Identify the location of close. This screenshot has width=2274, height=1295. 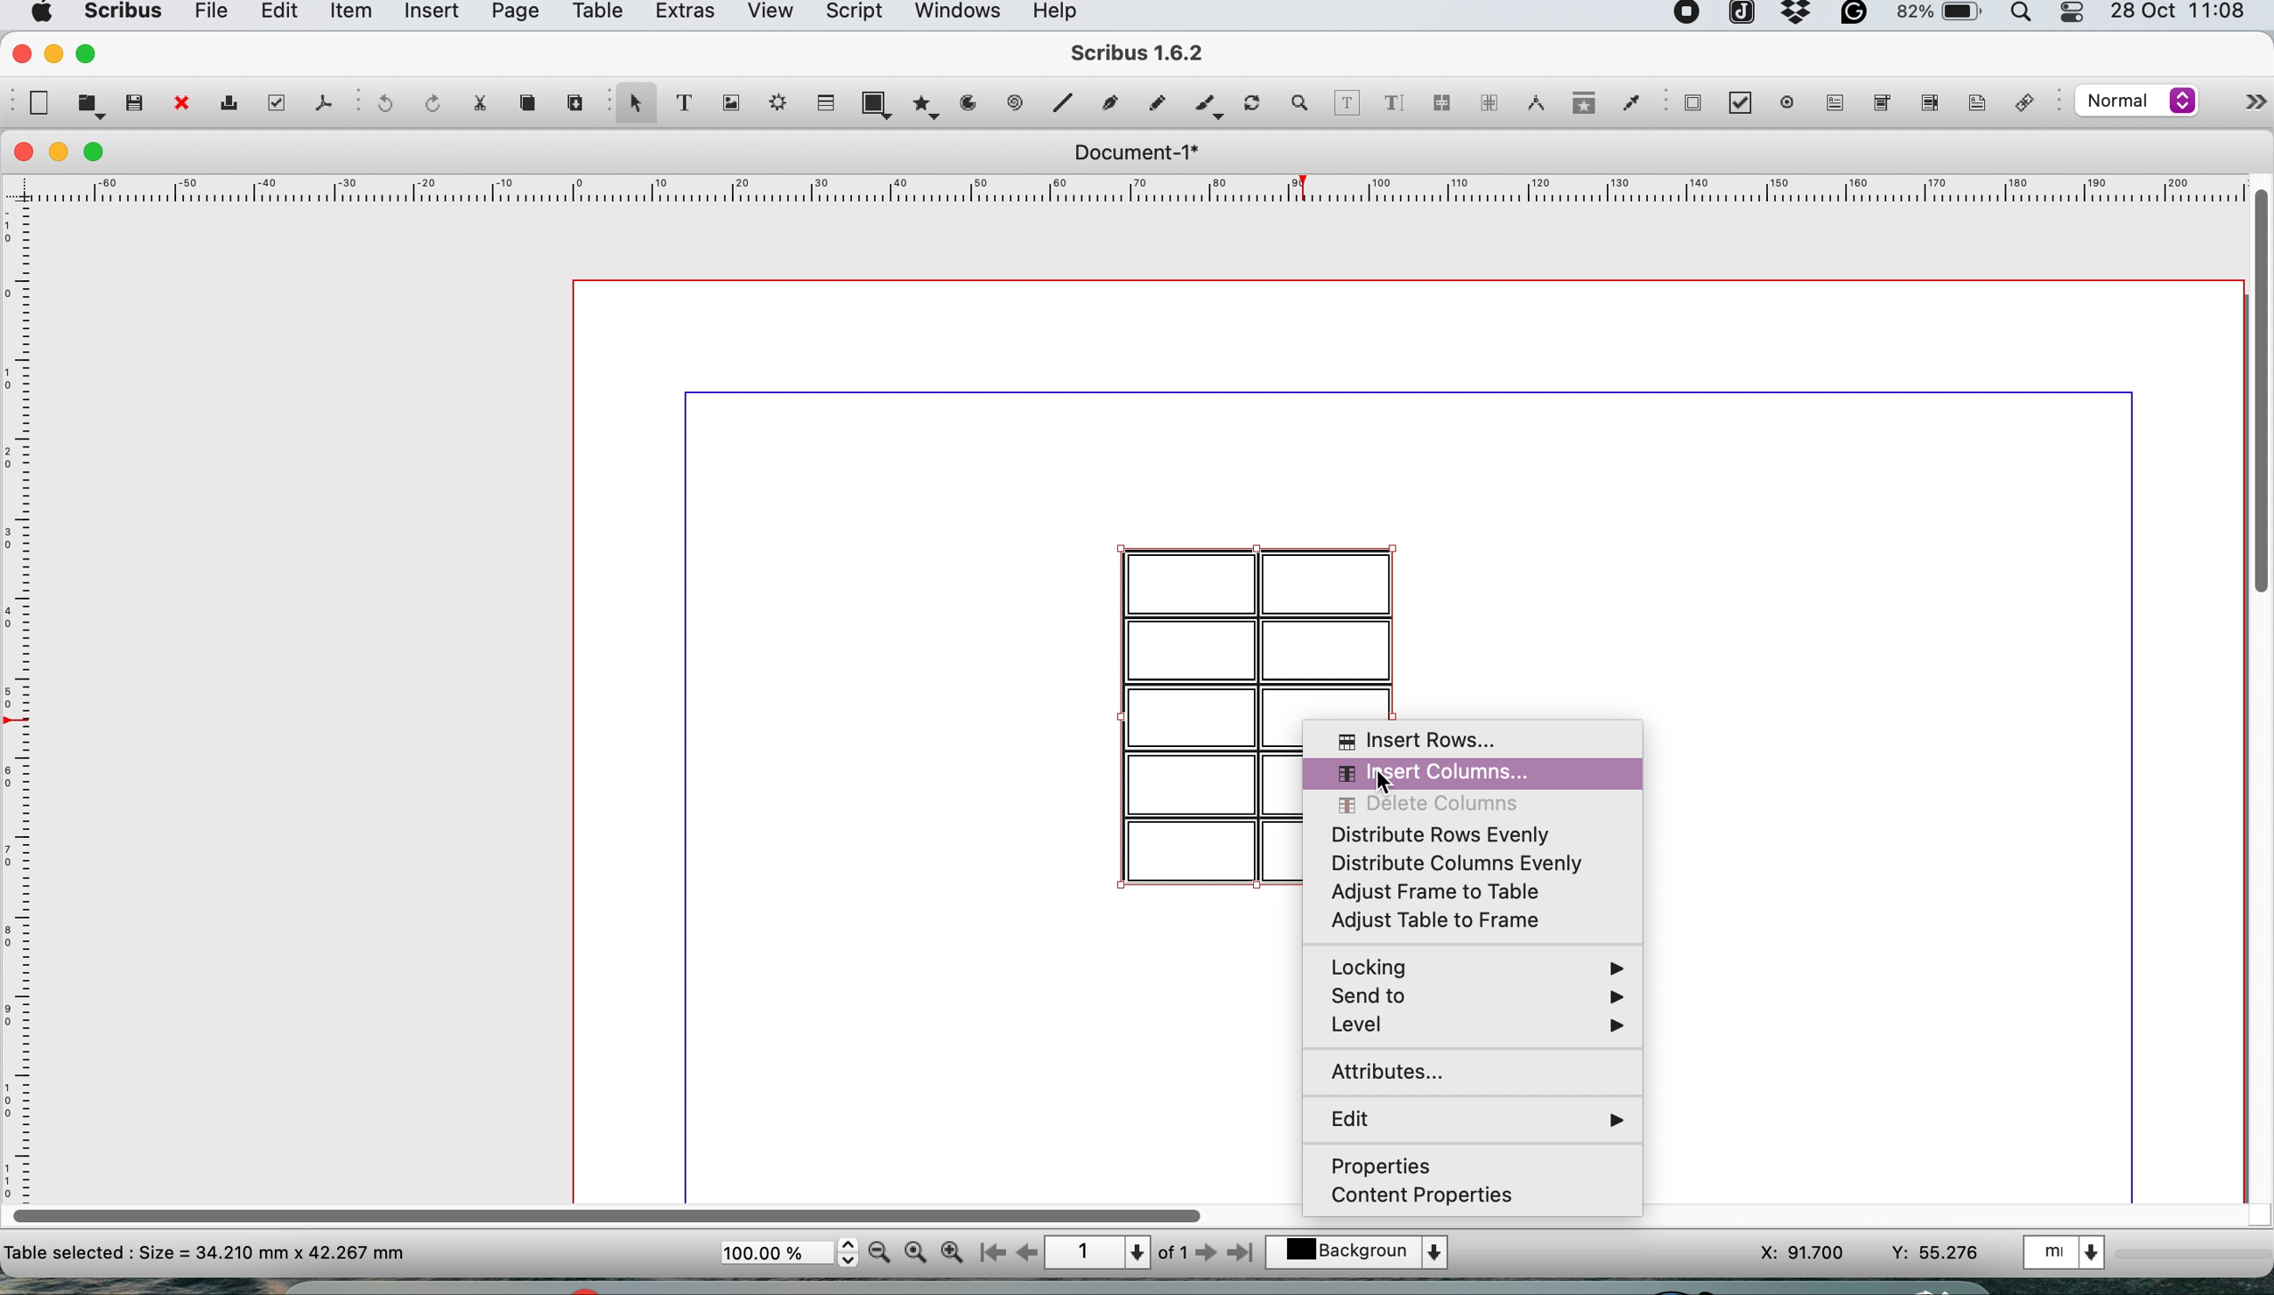
(19, 52).